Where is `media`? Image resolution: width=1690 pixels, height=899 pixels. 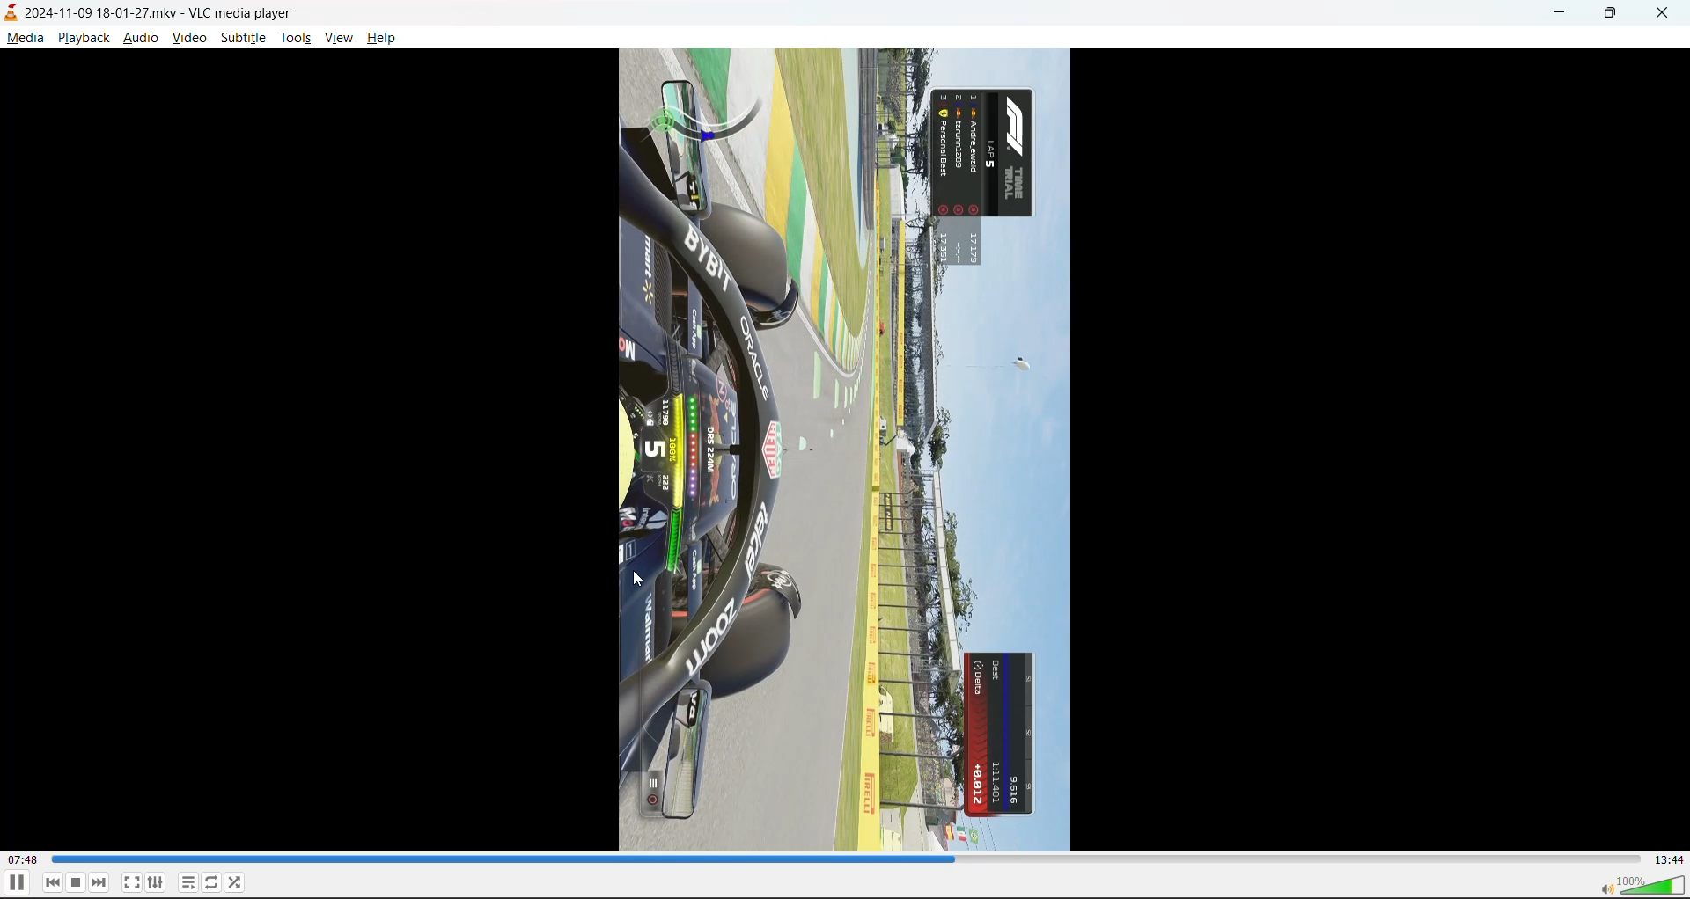
media is located at coordinates (26, 38).